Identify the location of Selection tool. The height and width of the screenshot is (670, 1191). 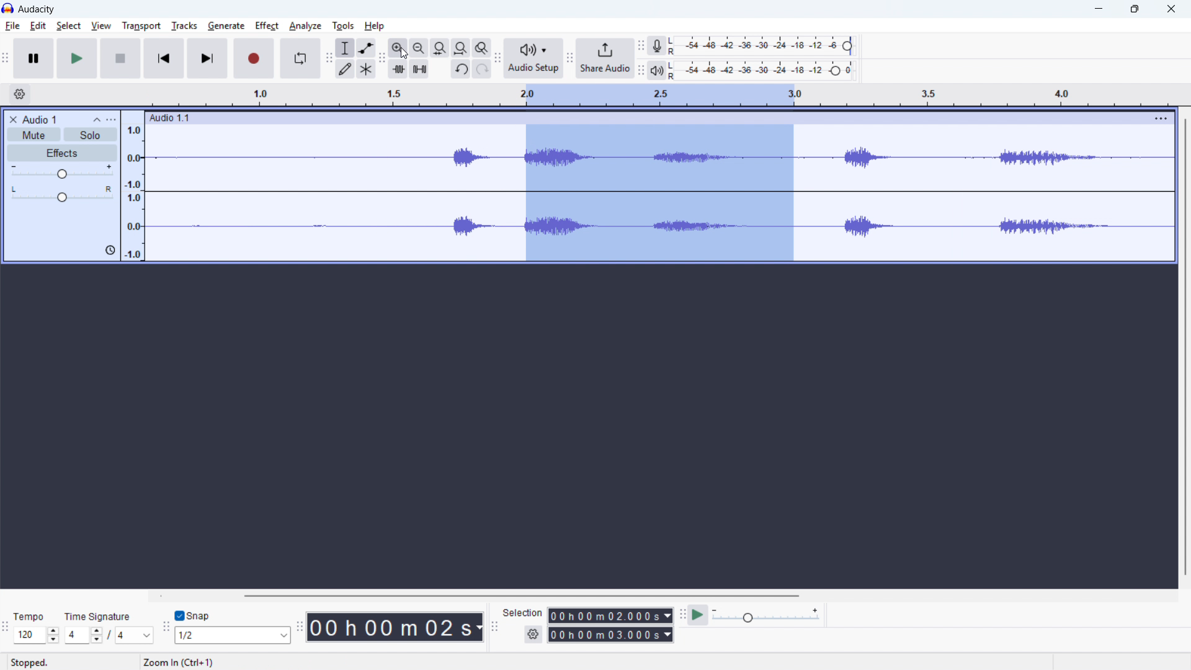
(345, 47).